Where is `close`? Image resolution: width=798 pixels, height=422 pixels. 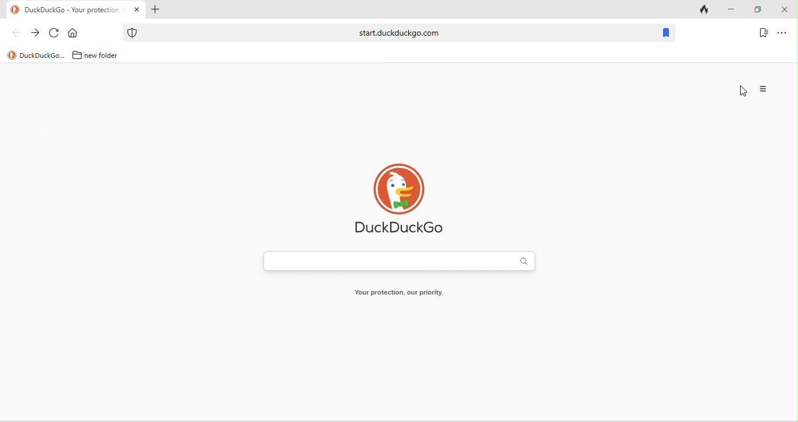
close is located at coordinates (786, 9).